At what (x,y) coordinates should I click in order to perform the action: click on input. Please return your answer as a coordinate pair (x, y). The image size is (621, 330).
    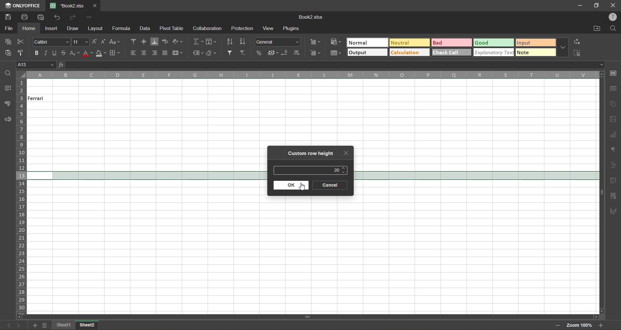
    Looking at the image, I should click on (535, 42).